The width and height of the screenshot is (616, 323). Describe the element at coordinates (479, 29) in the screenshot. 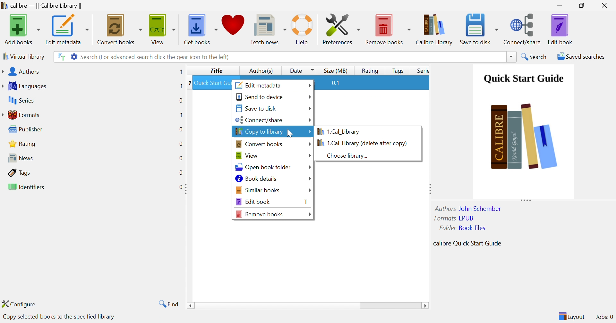

I see `Save to disk` at that location.